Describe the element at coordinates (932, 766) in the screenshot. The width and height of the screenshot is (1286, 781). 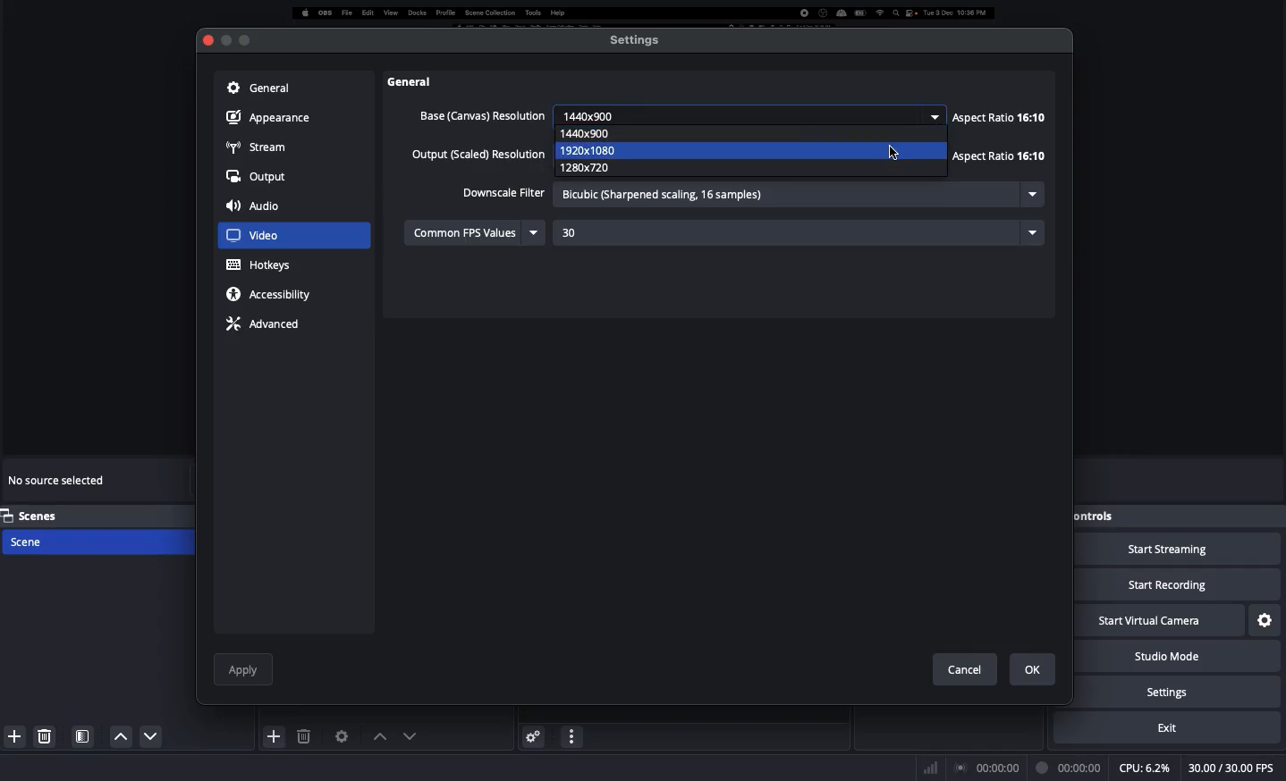
I see `Bars` at that location.